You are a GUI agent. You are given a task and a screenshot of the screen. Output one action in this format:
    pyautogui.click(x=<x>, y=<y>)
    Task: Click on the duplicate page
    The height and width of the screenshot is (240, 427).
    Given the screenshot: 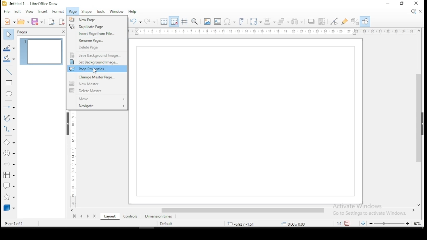 What is the action you would take?
    pyautogui.click(x=97, y=26)
    